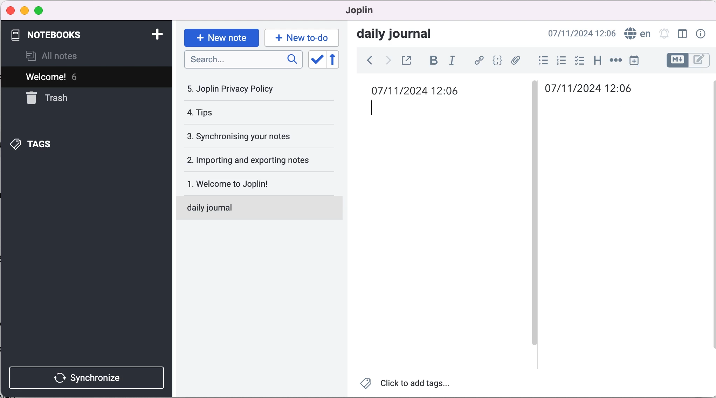  What do you see at coordinates (229, 113) in the screenshot?
I see `tips` at bounding box center [229, 113].